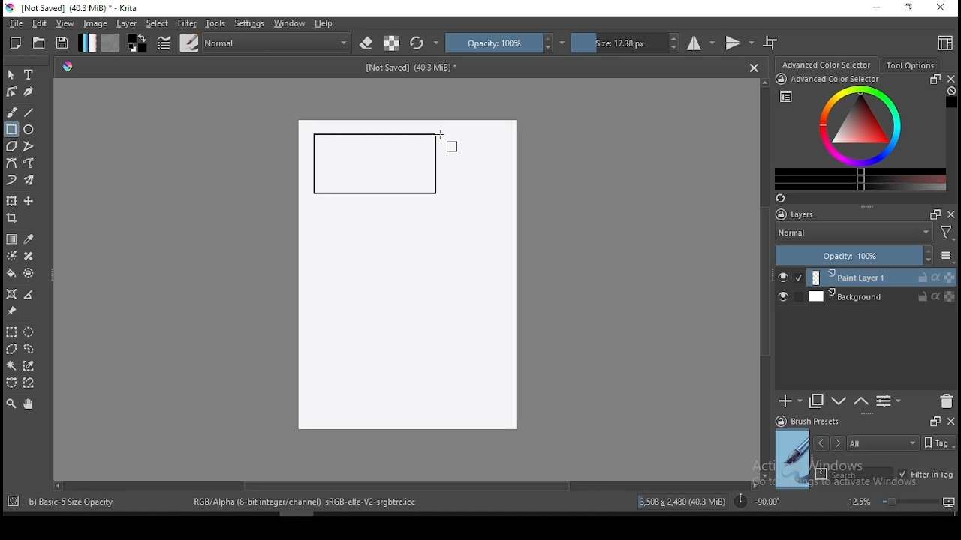 The width and height of the screenshot is (961, 540). I want to click on brush tool, so click(13, 112).